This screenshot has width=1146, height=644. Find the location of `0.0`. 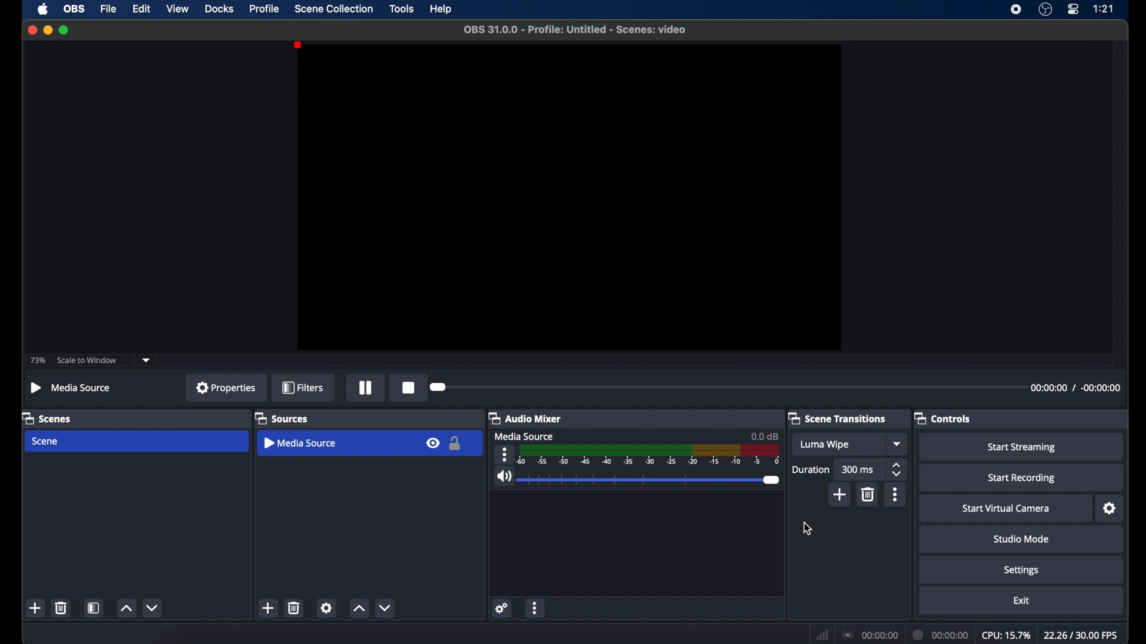

0.0 is located at coordinates (763, 436).